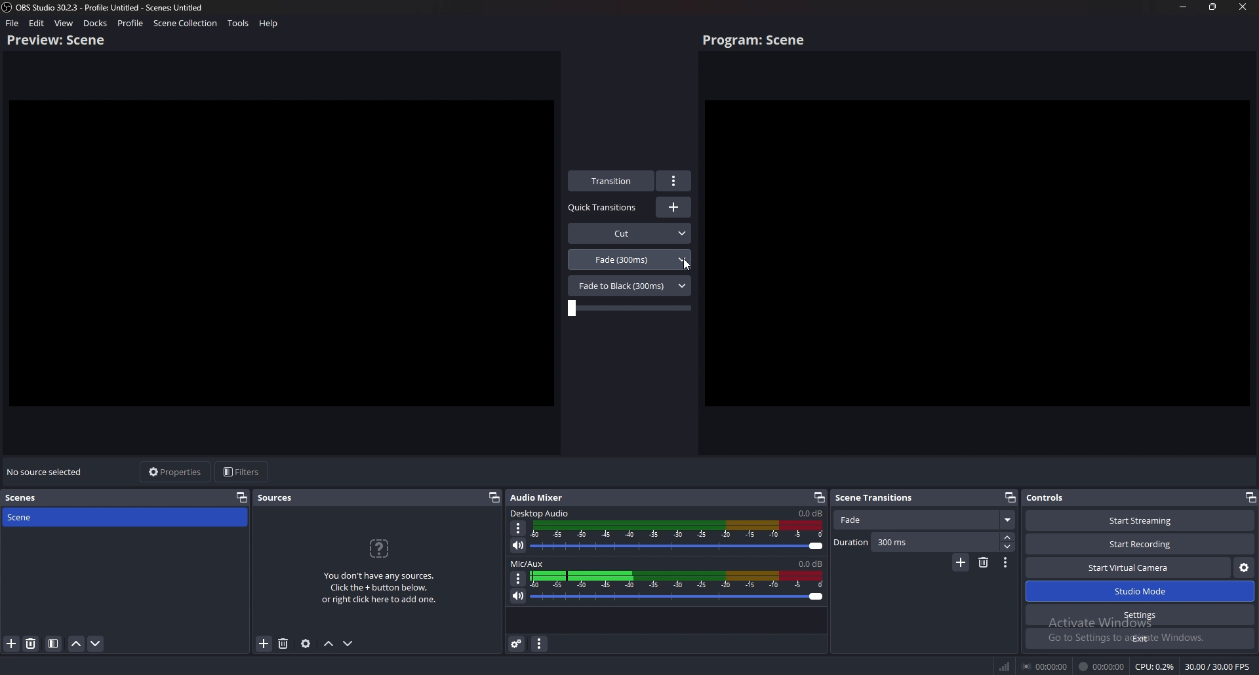  Describe the element at coordinates (1140, 638) in the screenshot. I see `Exit` at that location.